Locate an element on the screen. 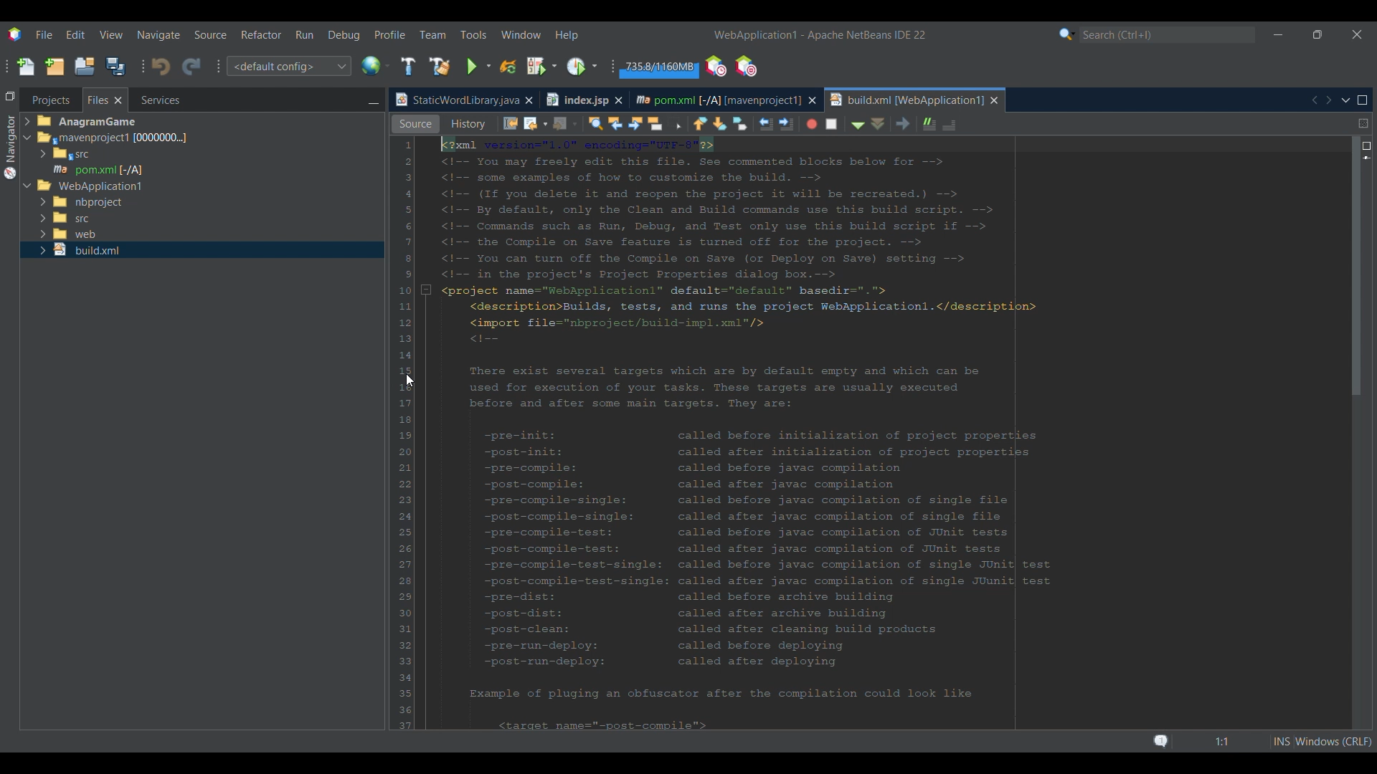  Projects tab is located at coordinates (50, 100).